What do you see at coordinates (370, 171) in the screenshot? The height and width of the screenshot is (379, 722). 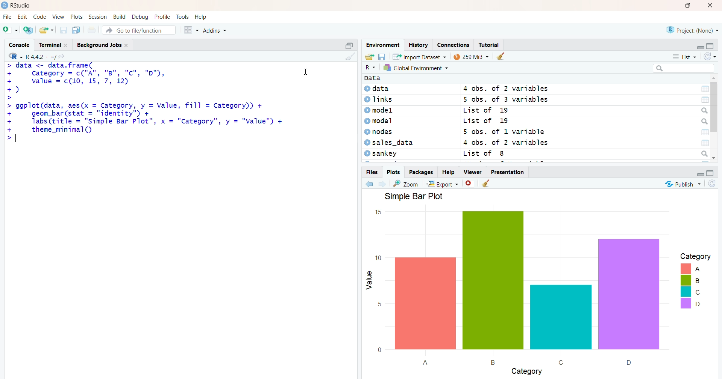 I see `Files` at bounding box center [370, 171].